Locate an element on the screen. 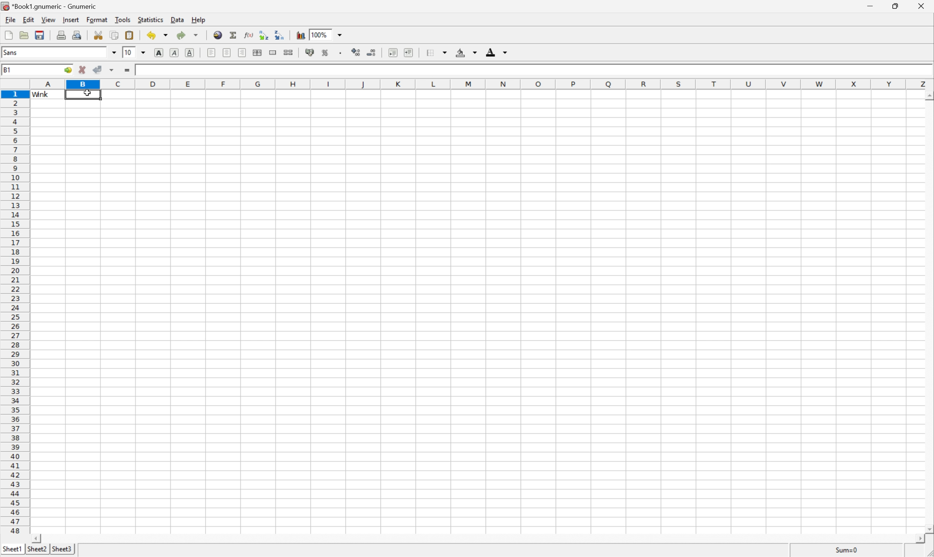 Image resolution: width=934 pixels, height=557 pixels. undo is located at coordinates (157, 36).